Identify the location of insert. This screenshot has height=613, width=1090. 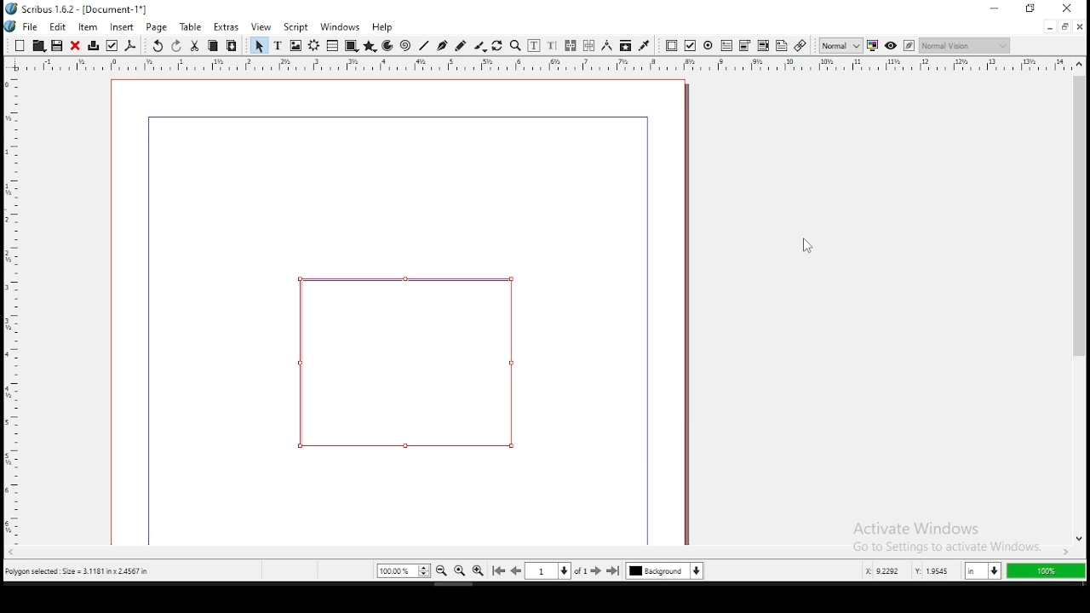
(123, 27).